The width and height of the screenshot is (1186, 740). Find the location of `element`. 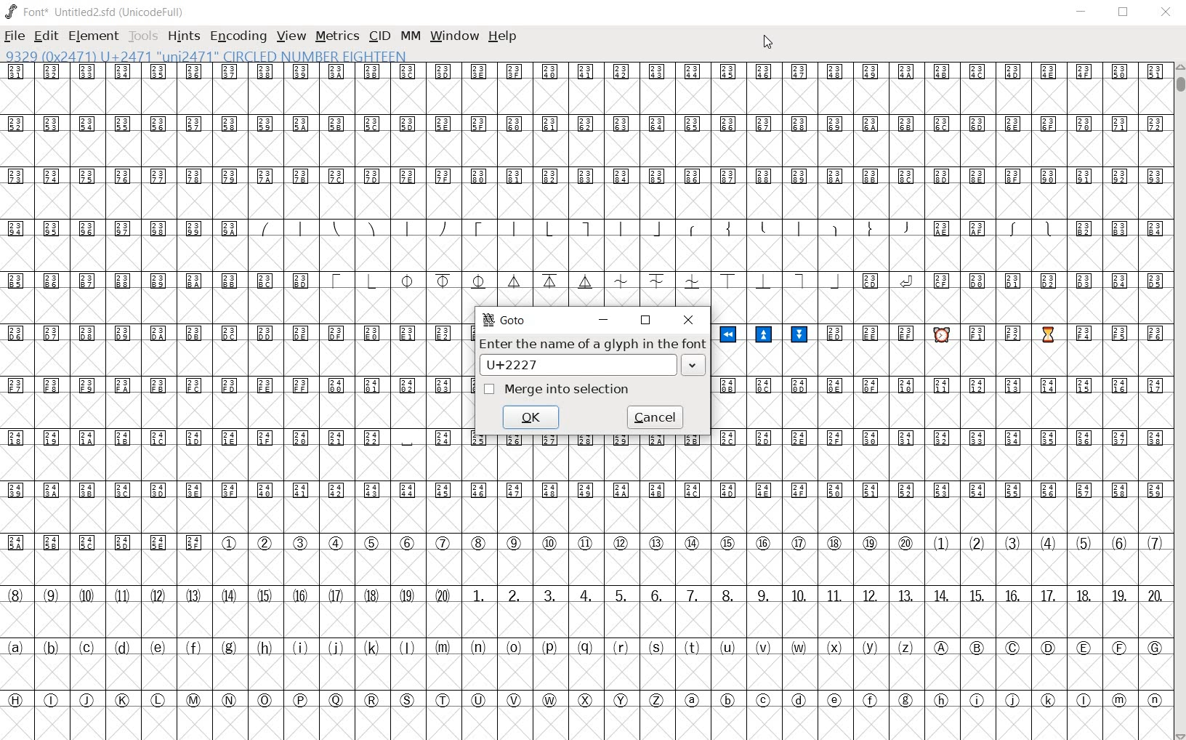

element is located at coordinates (93, 37).